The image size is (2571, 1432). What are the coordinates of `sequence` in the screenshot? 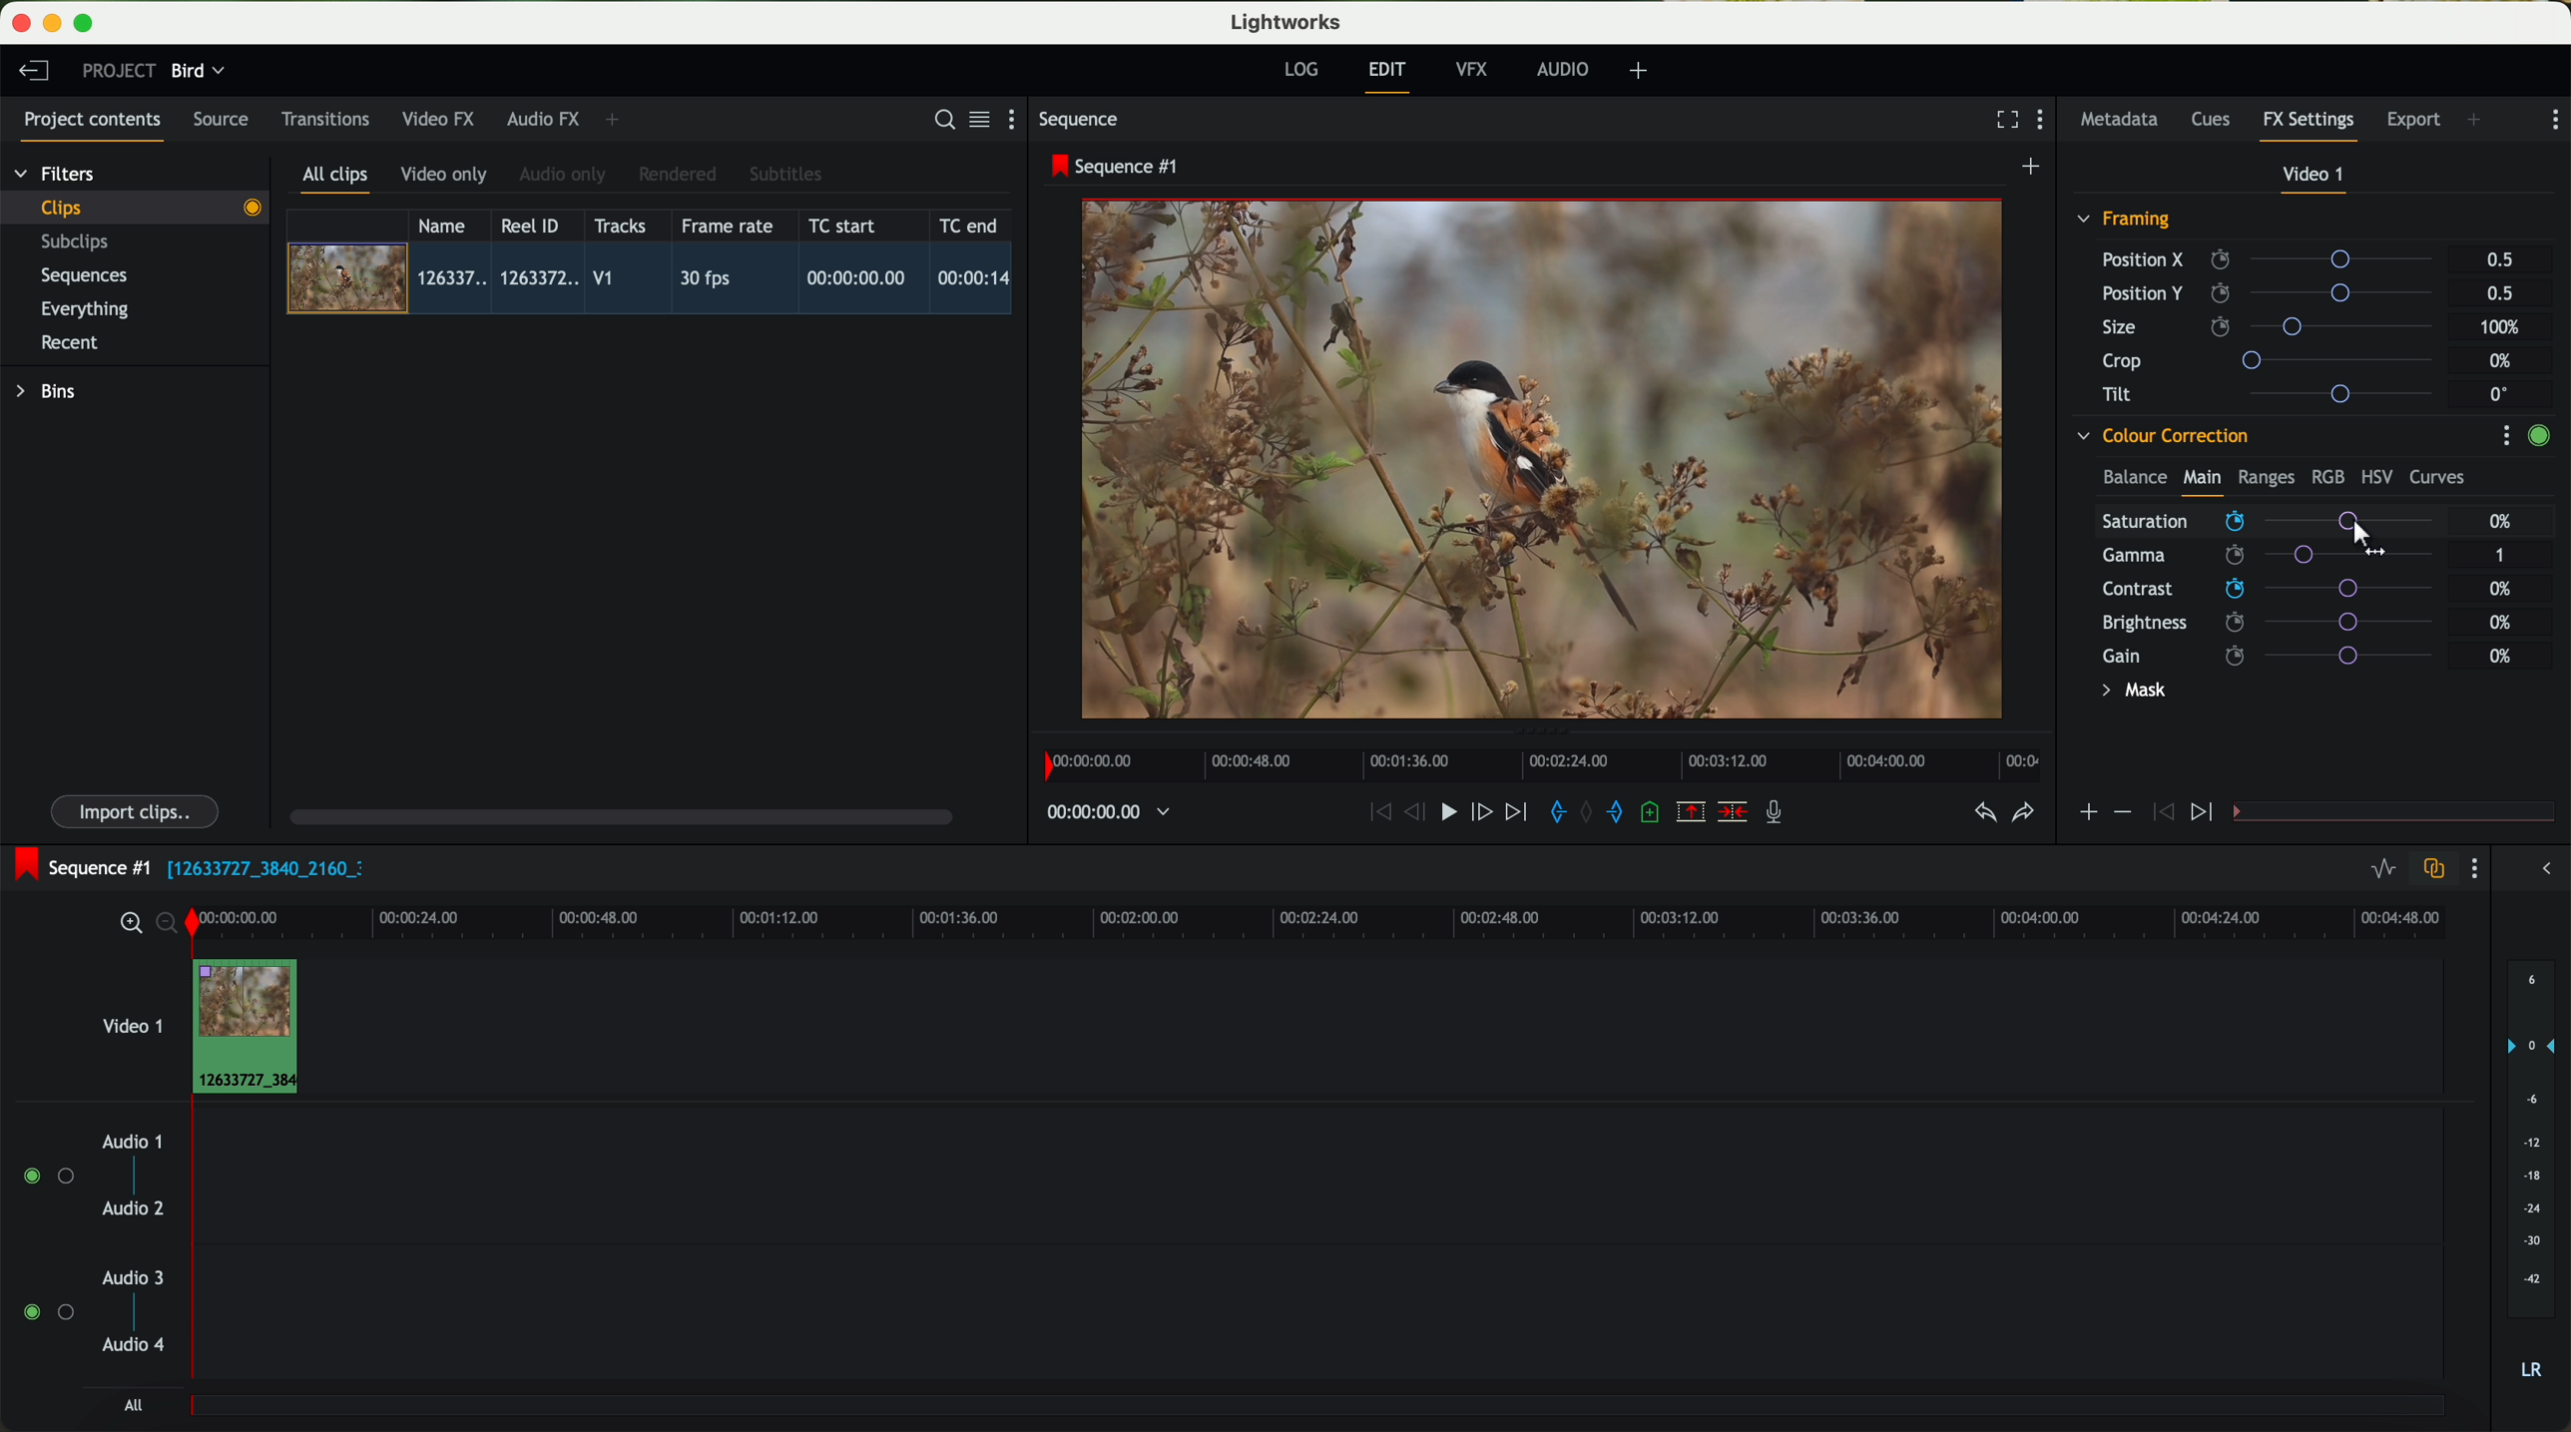 It's located at (1079, 120).